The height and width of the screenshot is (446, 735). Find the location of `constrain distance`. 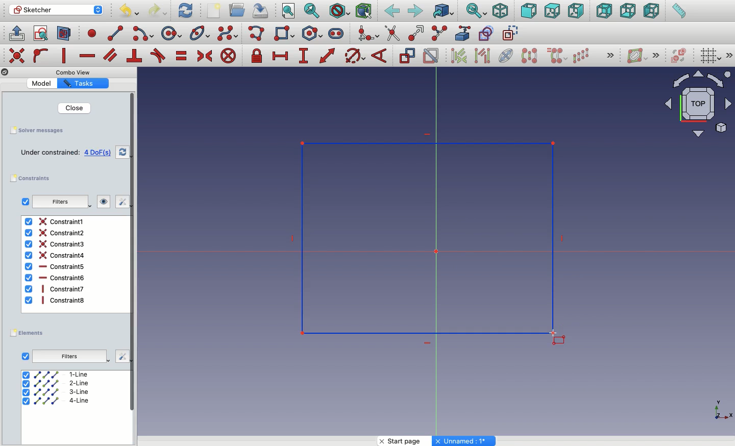

constrain distance is located at coordinates (328, 56).